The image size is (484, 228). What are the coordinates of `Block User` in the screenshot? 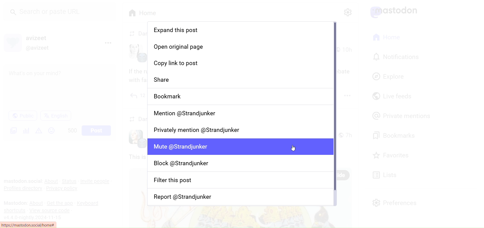 It's located at (239, 163).